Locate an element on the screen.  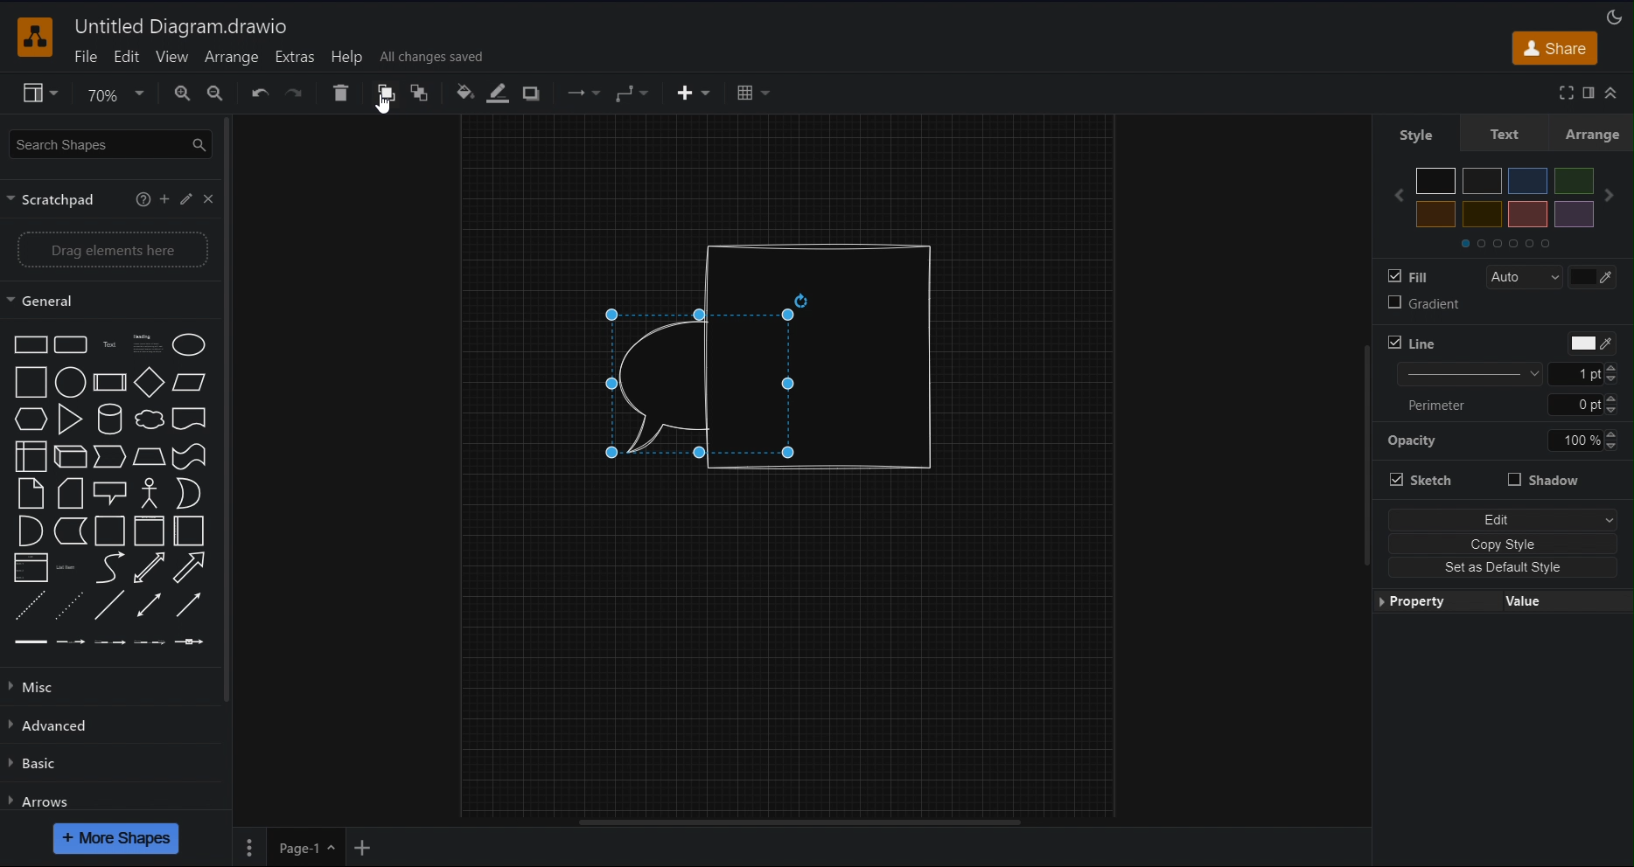
Extras is located at coordinates (297, 57).